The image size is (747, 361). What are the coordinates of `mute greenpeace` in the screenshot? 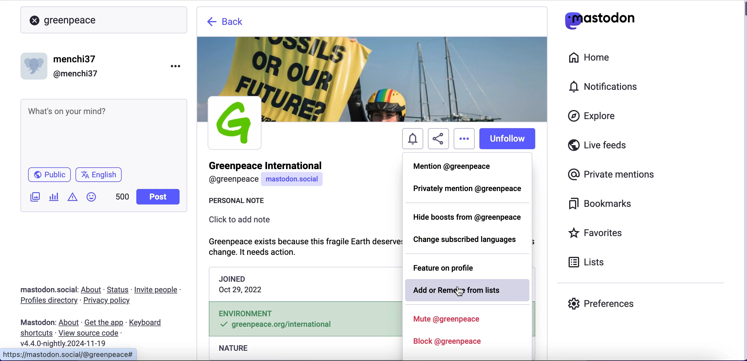 It's located at (448, 319).